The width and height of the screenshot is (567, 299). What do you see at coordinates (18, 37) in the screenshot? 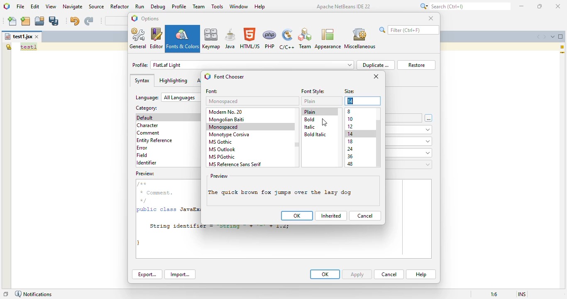
I see `file name` at bounding box center [18, 37].